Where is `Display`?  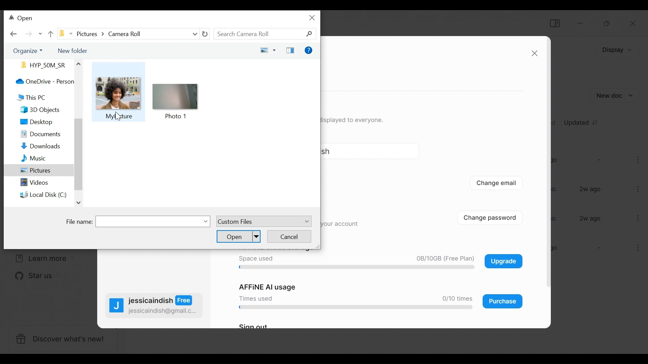
Display is located at coordinates (616, 50).